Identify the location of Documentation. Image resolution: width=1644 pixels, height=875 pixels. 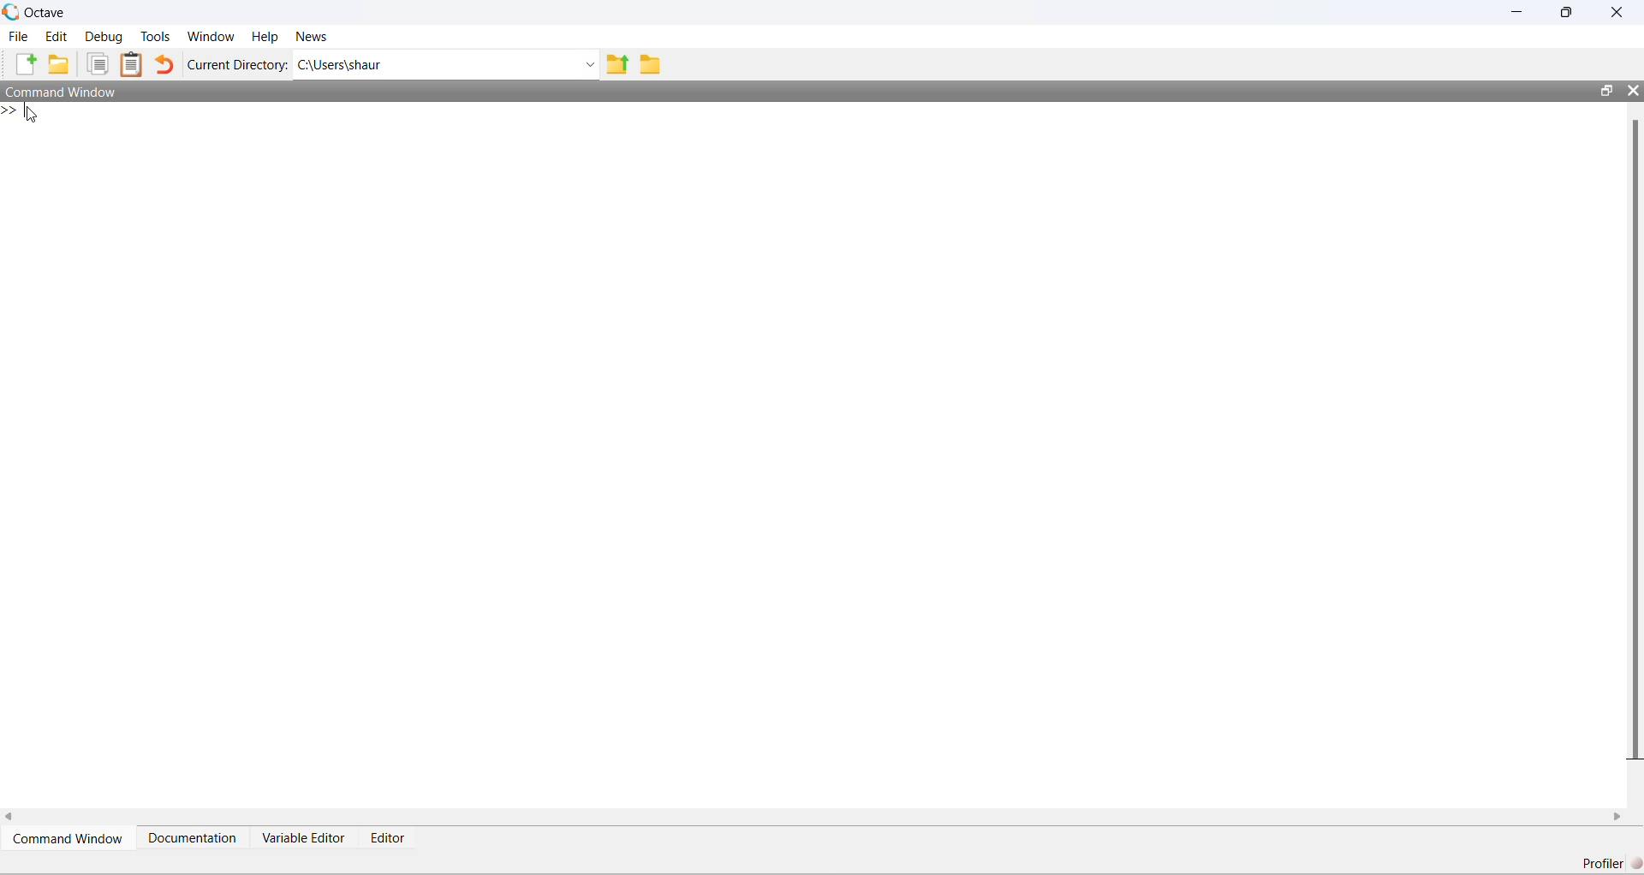
(191, 836).